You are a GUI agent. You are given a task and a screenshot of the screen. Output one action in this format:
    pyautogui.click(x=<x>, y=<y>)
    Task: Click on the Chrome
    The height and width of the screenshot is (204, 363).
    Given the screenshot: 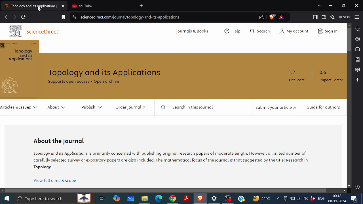 What is the action you would take?
    pyautogui.click(x=173, y=199)
    